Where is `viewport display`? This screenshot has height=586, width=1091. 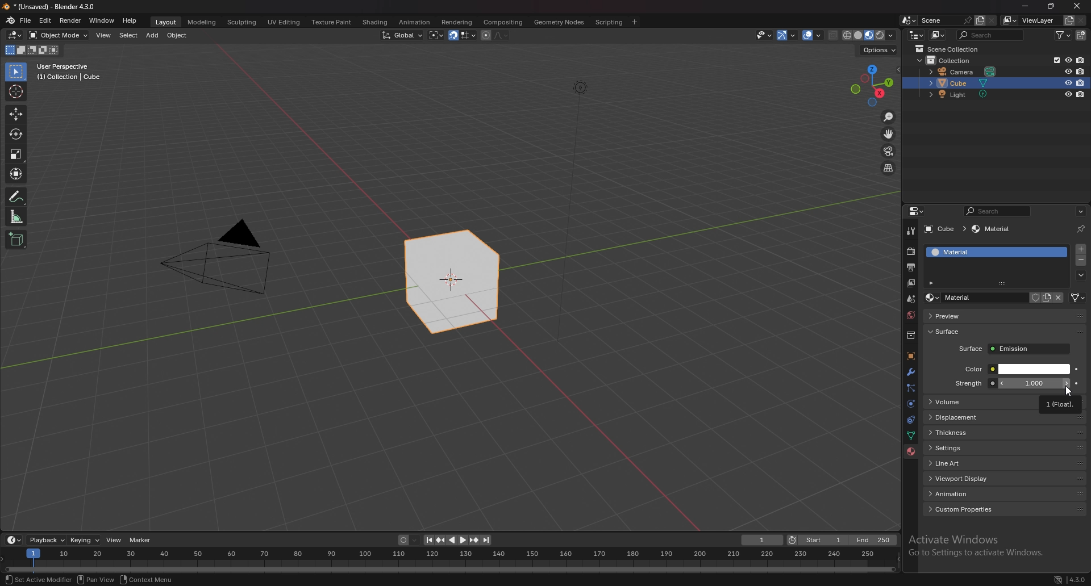
viewport display is located at coordinates (1006, 477).